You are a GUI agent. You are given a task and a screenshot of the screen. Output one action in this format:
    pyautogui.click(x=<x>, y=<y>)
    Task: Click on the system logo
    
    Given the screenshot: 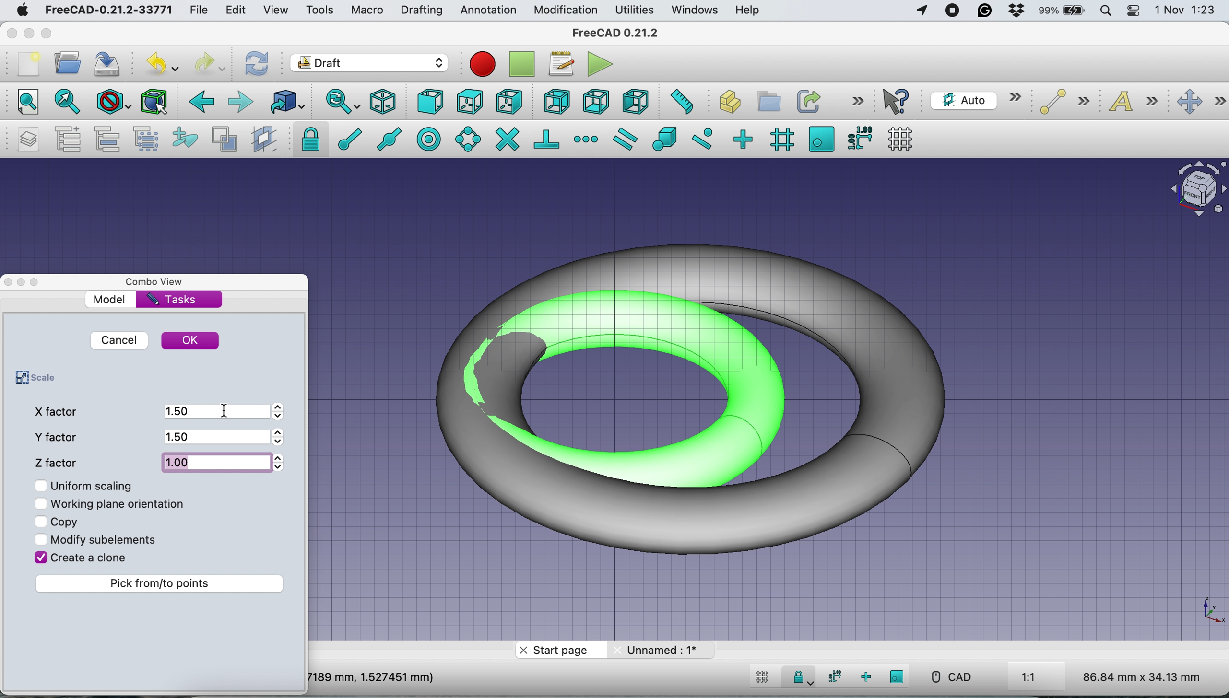 What is the action you would take?
    pyautogui.click(x=20, y=12)
    